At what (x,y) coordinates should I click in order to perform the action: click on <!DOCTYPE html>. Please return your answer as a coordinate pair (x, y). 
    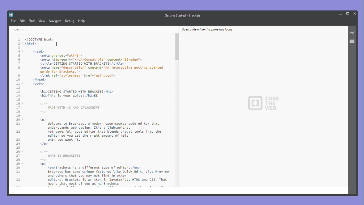
    Looking at the image, I should click on (39, 39).